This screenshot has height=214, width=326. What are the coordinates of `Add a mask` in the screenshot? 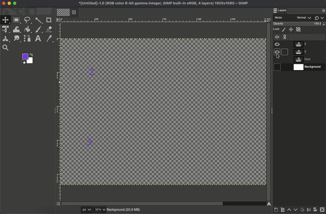 It's located at (315, 210).